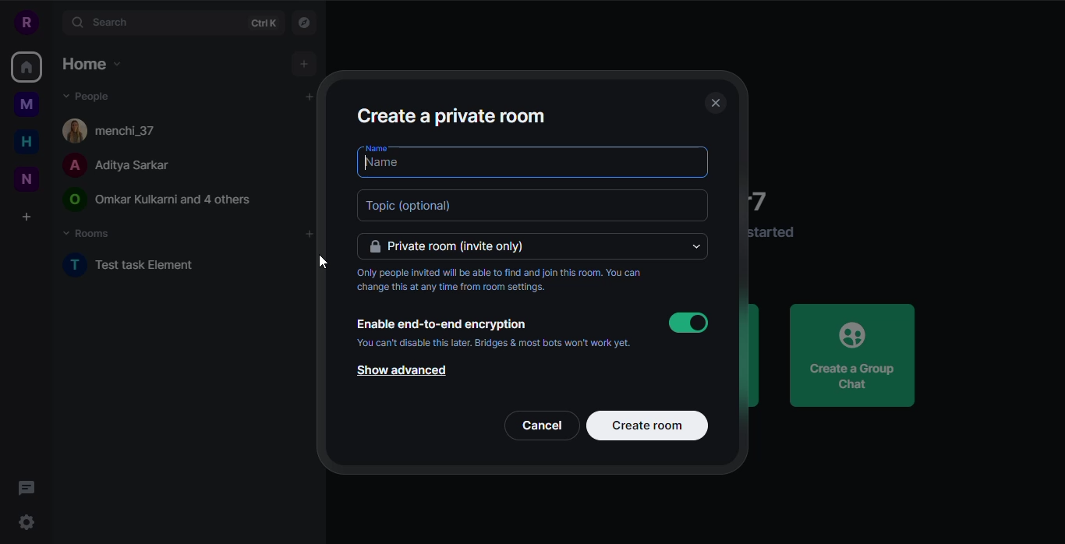 The width and height of the screenshot is (1065, 544). What do you see at coordinates (159, 200) in the screenshot?
I see `people` at bounding box center [159, 200].